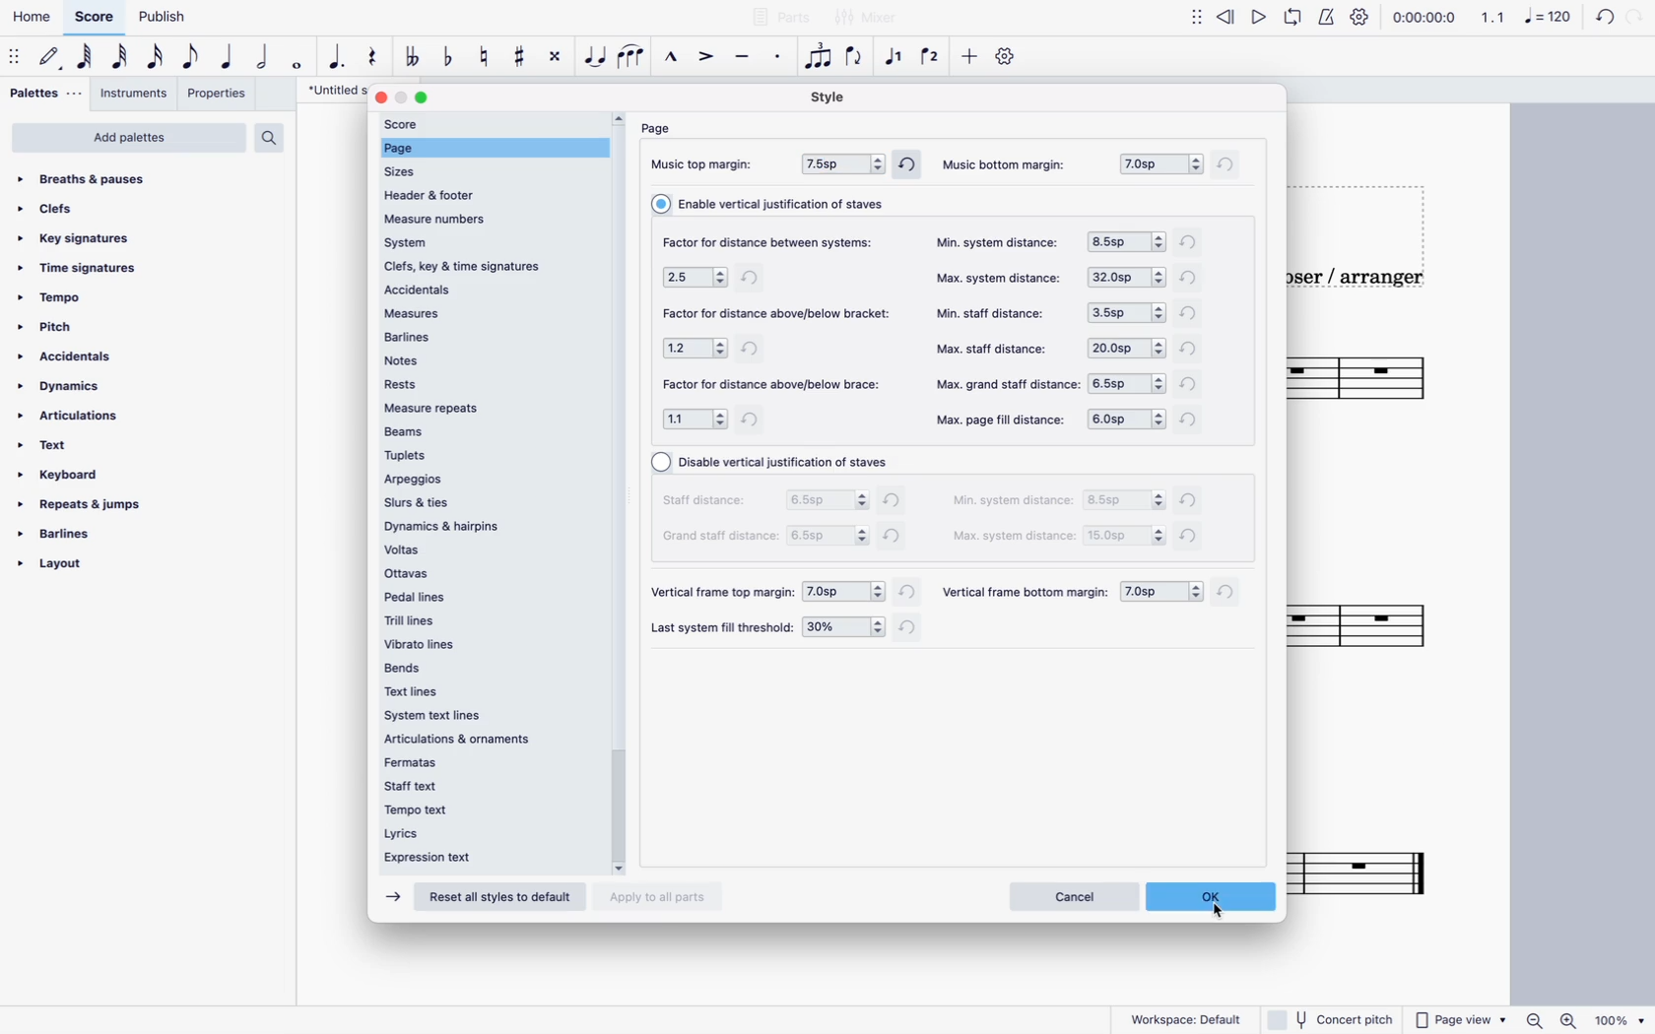  What do you see at coordinates (497, 899) in the screenshot?
I see `reset all styles to default` at bounding box center [497, 899].